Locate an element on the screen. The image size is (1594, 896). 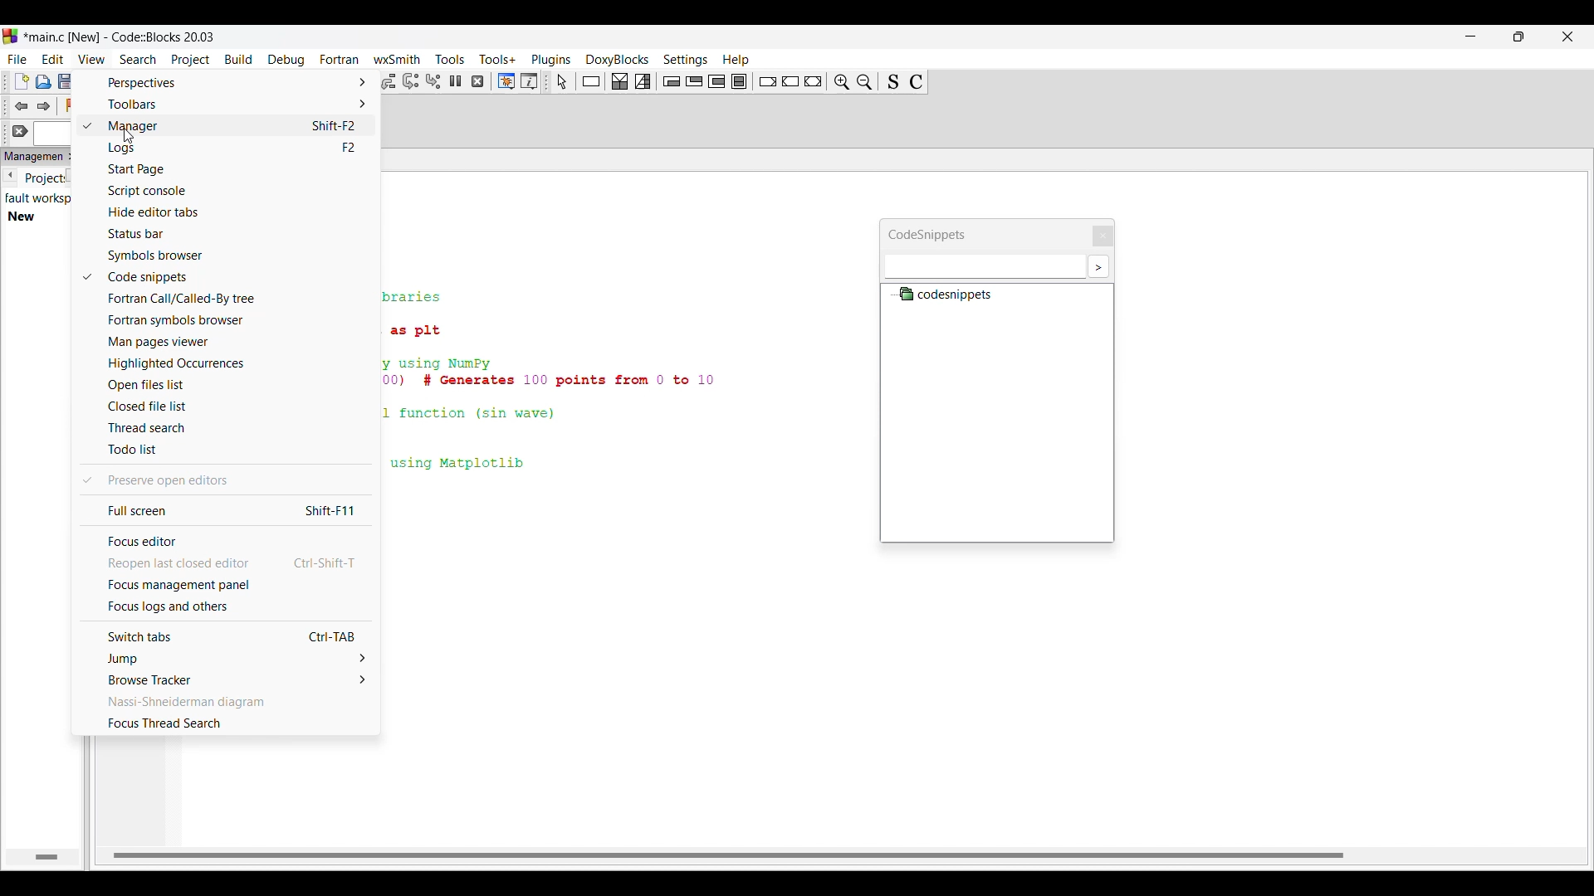
Open files list is located at coordinates (233, 385).